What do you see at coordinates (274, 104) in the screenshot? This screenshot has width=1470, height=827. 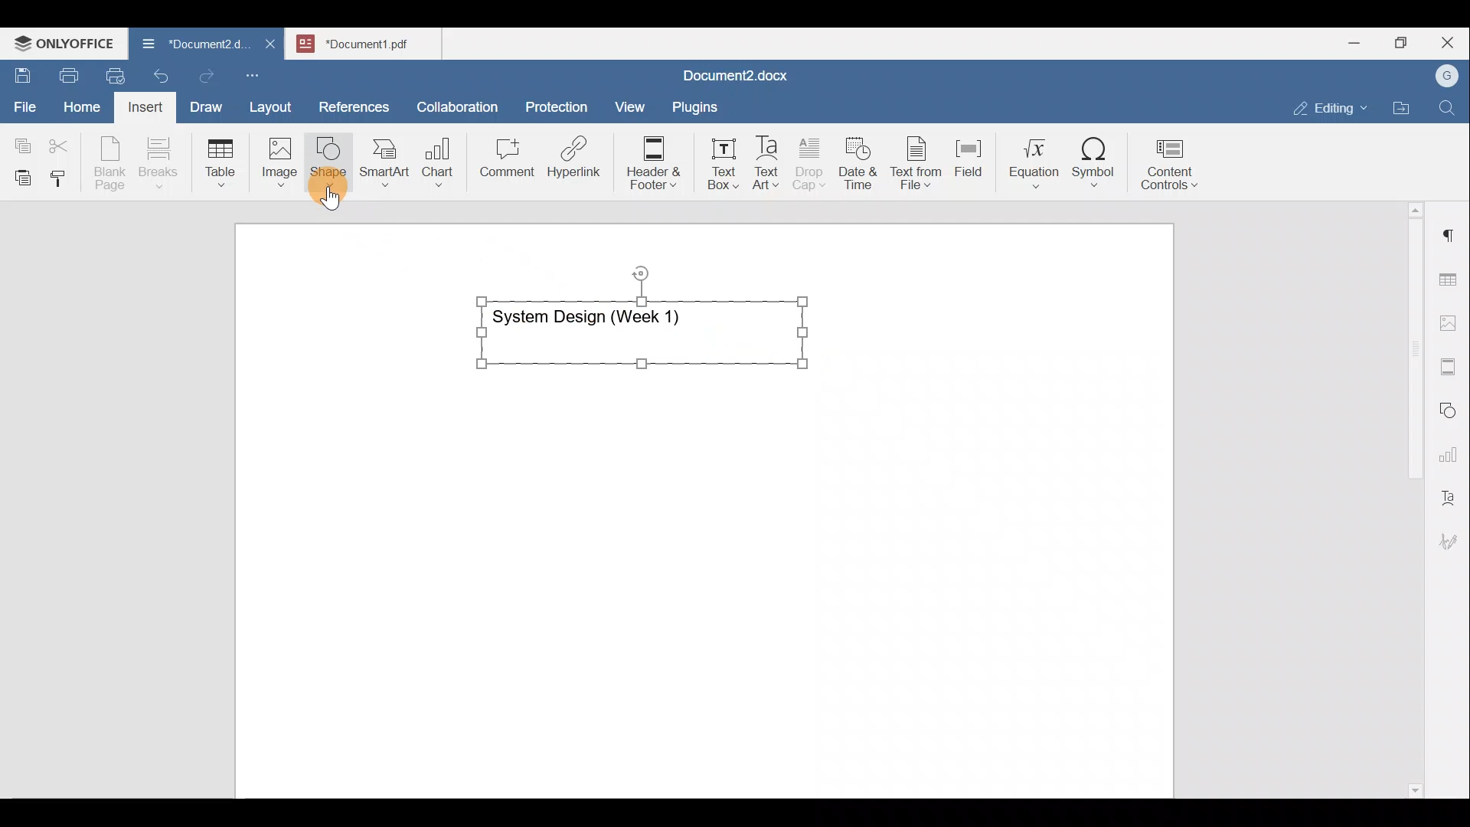 I see `Layout` at bounding box center [274, 104].